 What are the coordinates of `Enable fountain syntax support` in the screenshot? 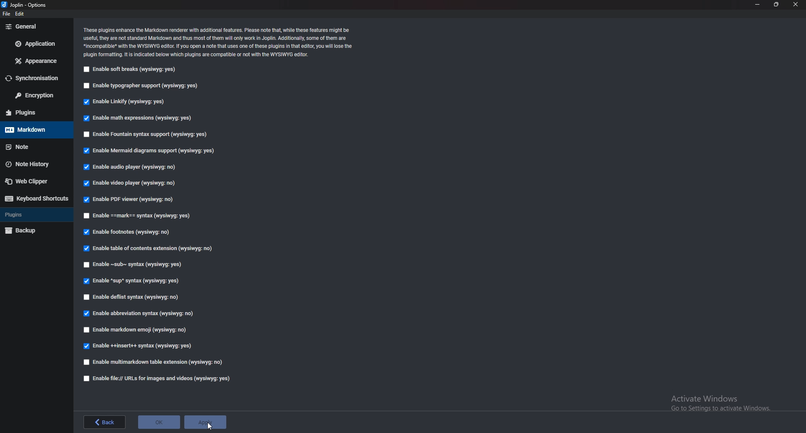 It's located at (147, 135).